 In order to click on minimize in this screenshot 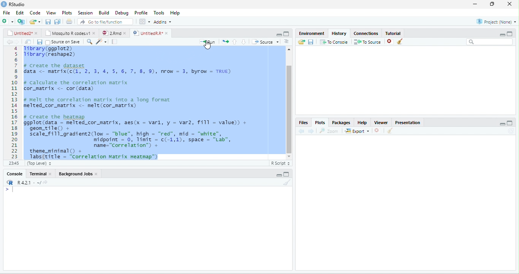, I will do `click(279, 175)`.